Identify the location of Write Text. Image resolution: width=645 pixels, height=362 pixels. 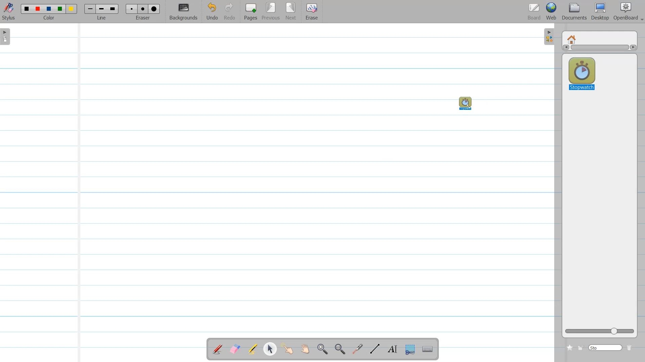
(392, 349).